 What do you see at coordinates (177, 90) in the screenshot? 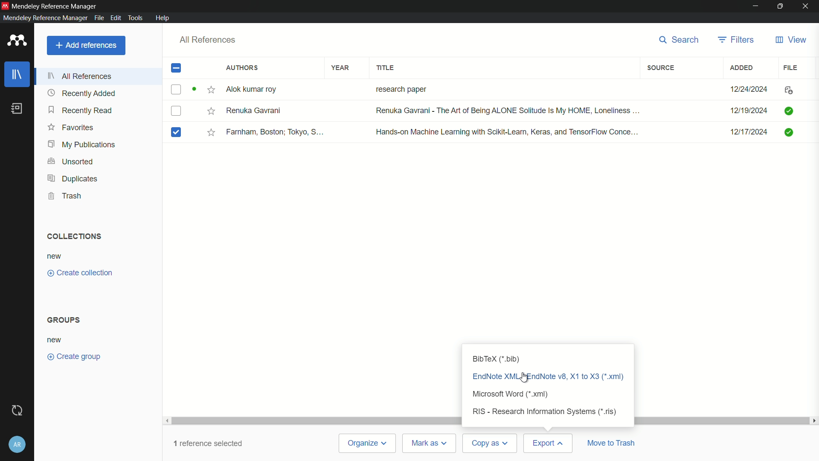
I see `checkbox` at bounding box center [177, 90].